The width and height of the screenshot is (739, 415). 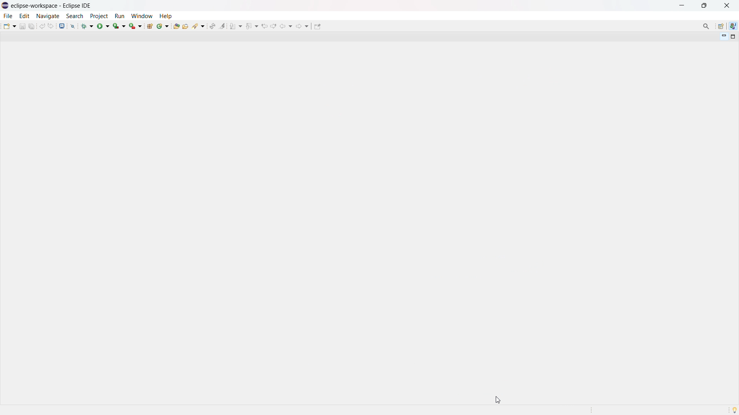 What do you see at coordinates (7, 16) in the screenshot?
I see `file` at bounding box center [7, 16].